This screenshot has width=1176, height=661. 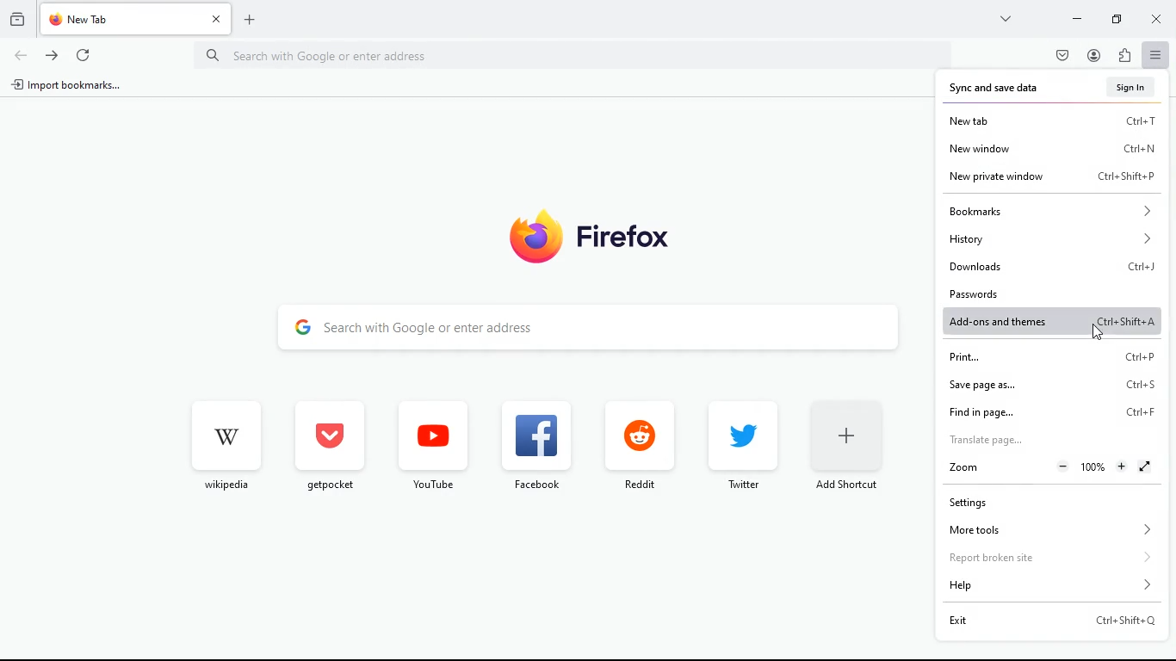 I want to click on forward, so click(x=53, y=57).